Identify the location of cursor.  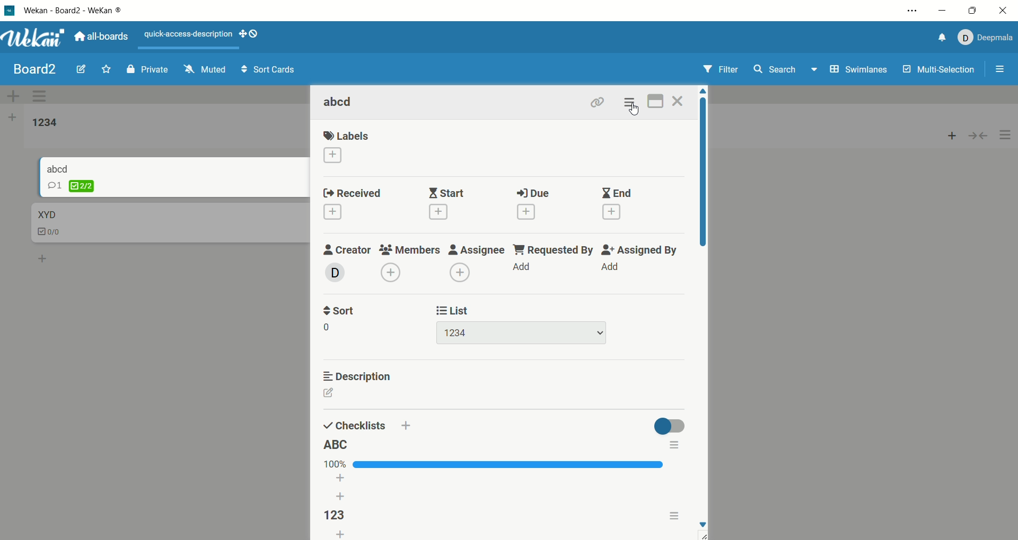
(636, 111).